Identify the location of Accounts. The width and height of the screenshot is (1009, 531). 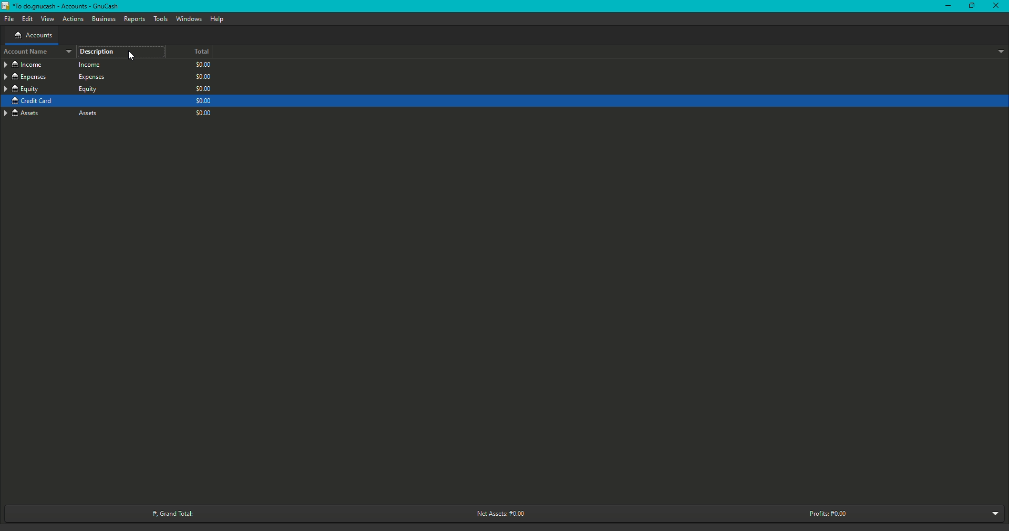
(35, 36).